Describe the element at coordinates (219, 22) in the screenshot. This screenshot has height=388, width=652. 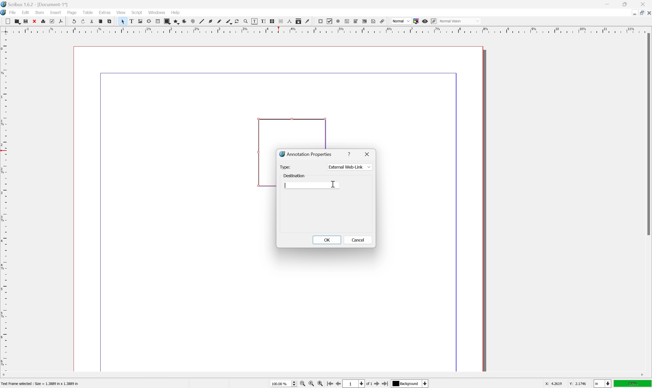
I see `freehand line` at that location.